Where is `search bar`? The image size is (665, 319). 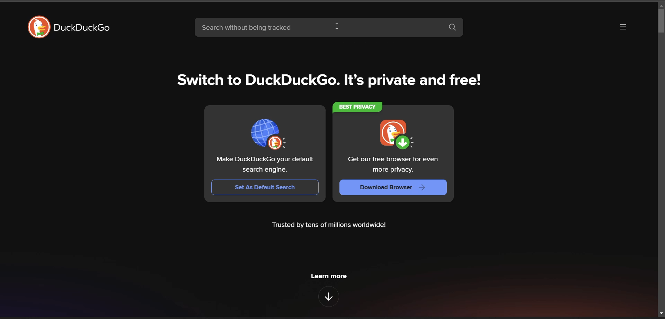
search bar is located at coordinates (316, 27).